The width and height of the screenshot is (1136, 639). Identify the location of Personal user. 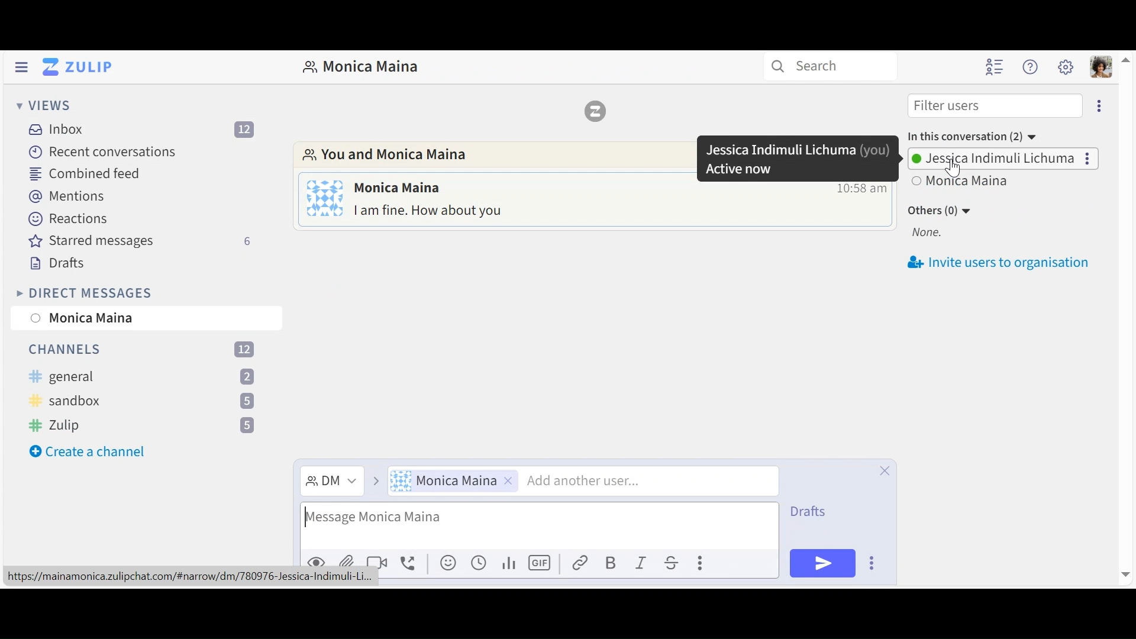
(1101, 66).